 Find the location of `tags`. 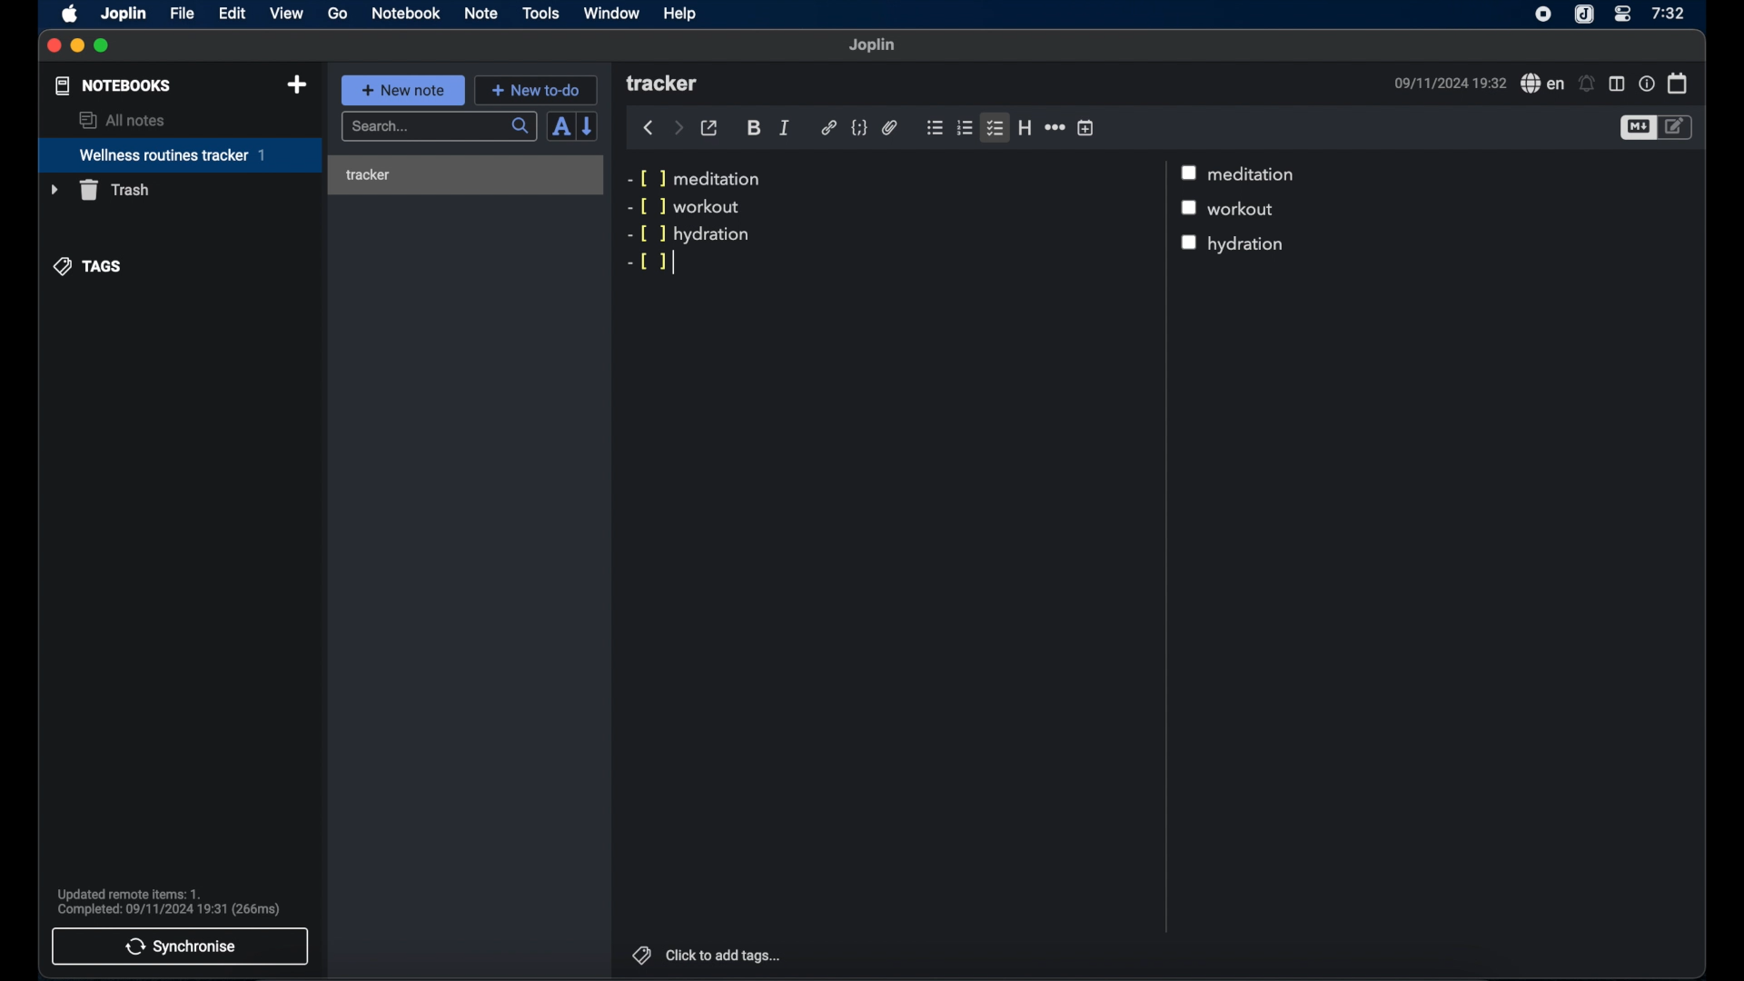

tags is located at coordinates (639, 953).